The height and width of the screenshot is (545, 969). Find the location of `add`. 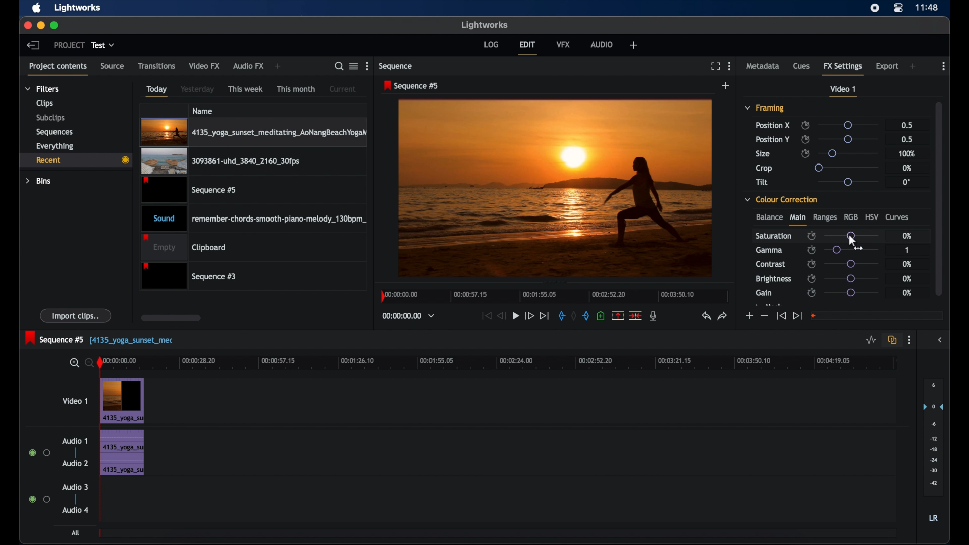

add is located at coordinates (633, 45).